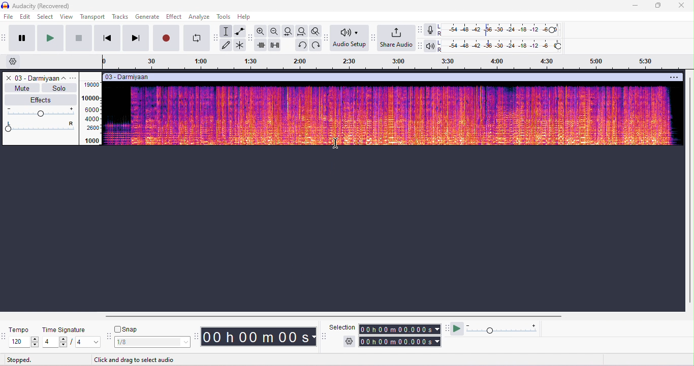  I want to click on effects, so click(40, 100).